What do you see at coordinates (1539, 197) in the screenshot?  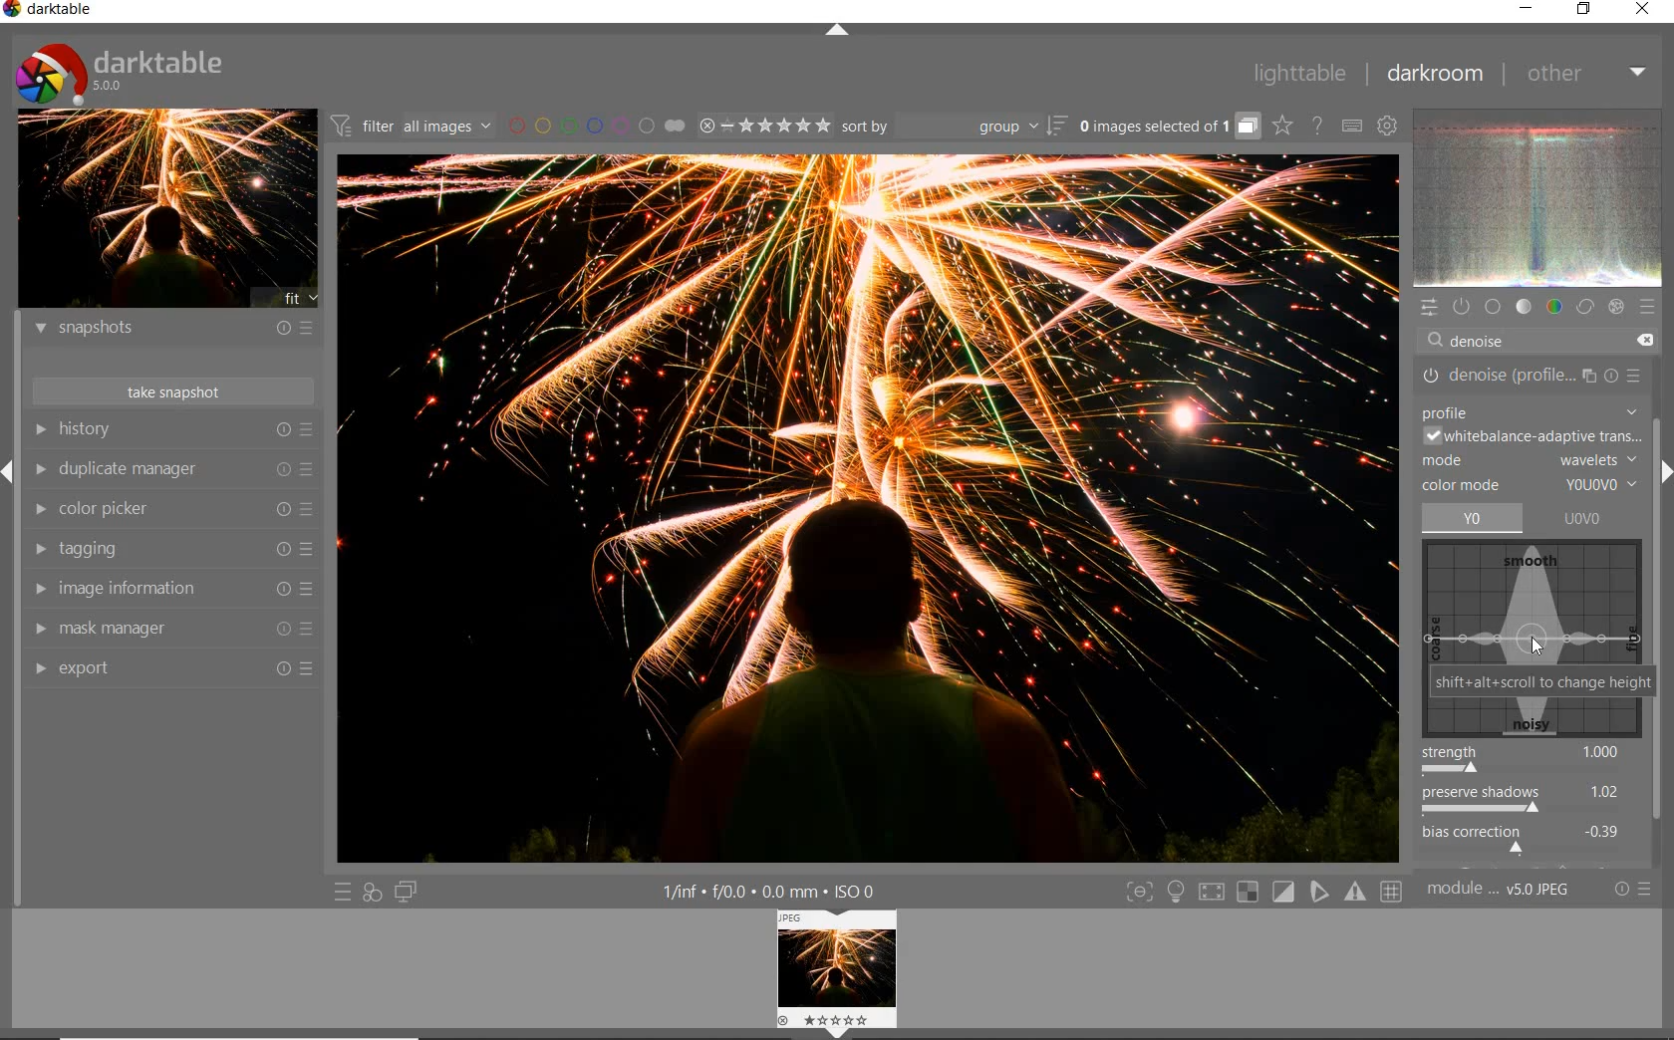 I see `waveform` at bounding box center [1539, 197].